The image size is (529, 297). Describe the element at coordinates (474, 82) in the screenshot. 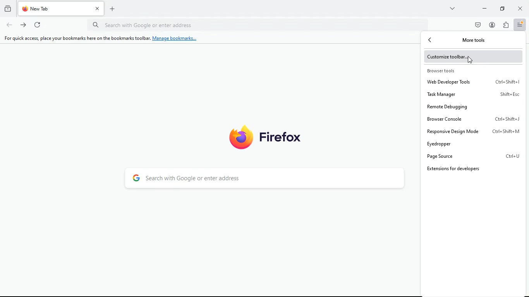

I see `web developer tools` at that location.